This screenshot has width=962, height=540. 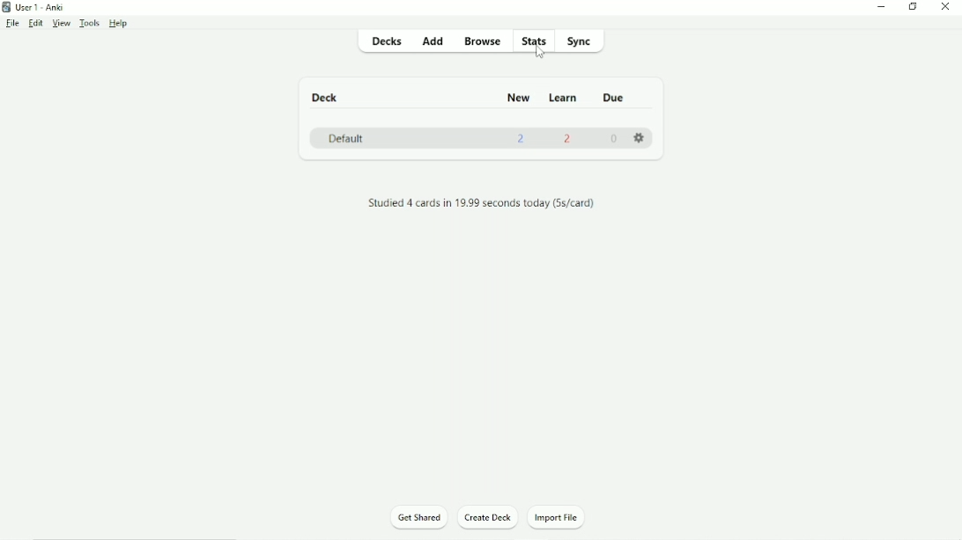 What do you see at coordinates (40, 7) in the screenshot?
I see `User 1 - Anki` at bounding box center [40, 7].